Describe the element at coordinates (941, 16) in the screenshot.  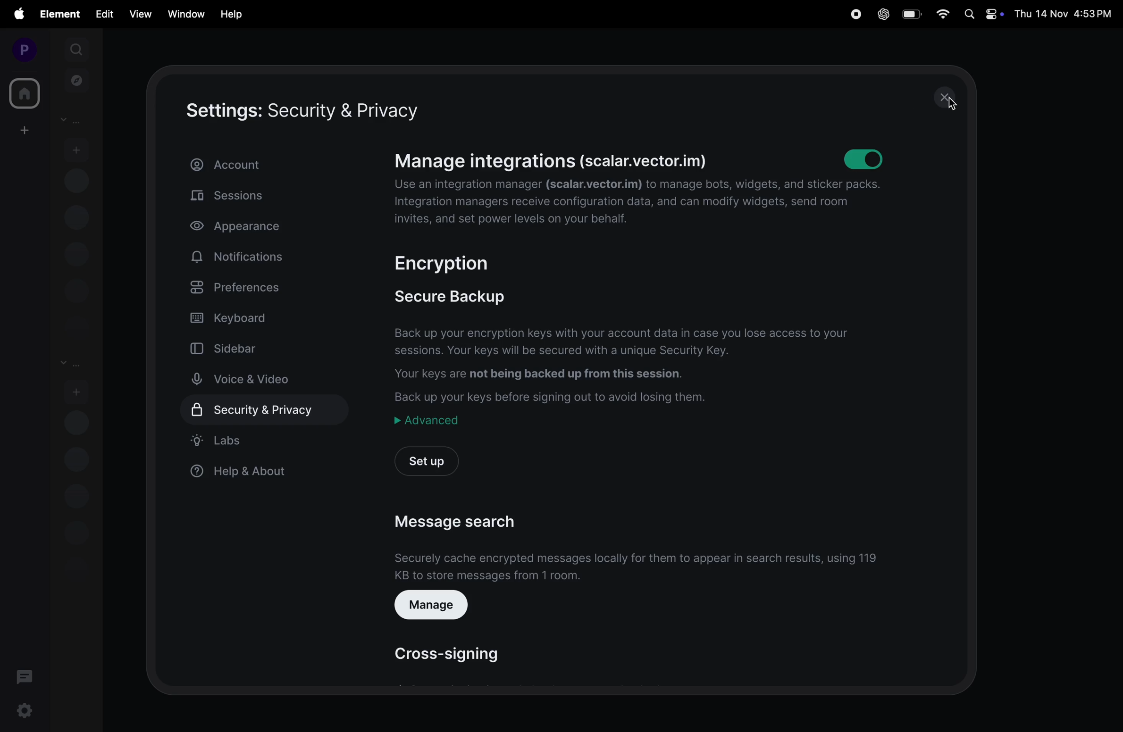
I see `wifi` at that location.